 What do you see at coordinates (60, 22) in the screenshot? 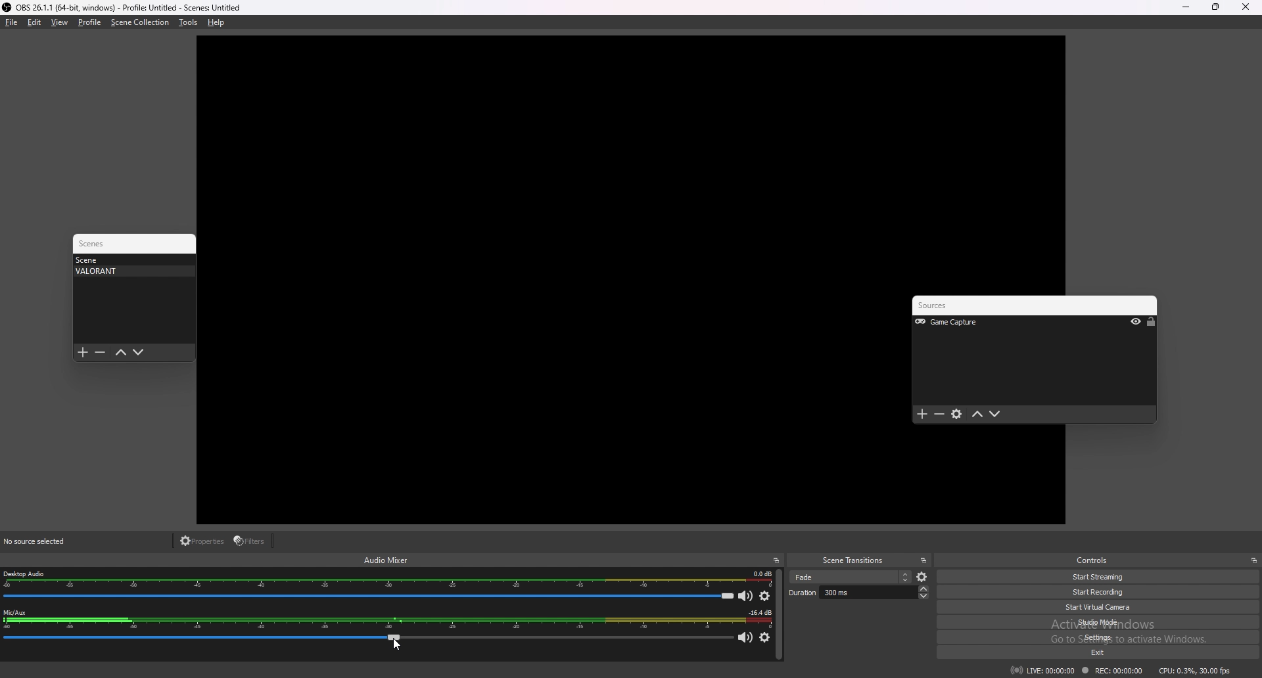
I see `view` at bounding box center [60, 22].